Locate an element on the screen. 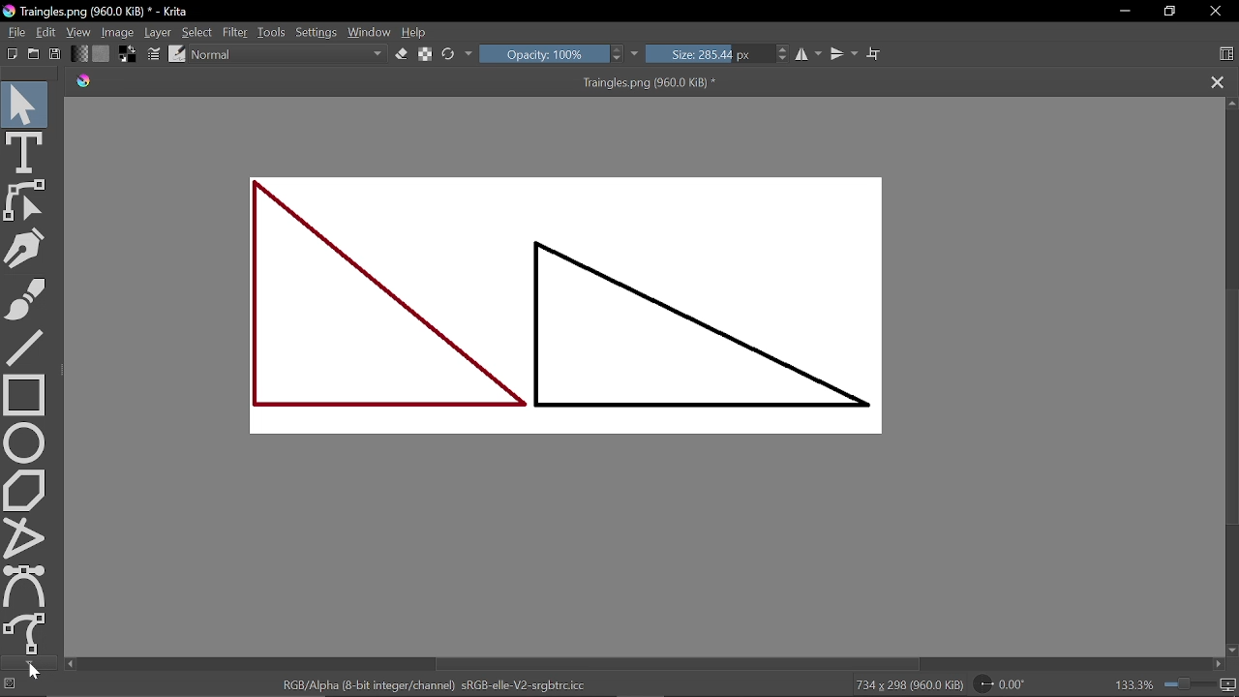 This screenshot has height=697, width=1239. Filter is located at coordinates (234, 31).